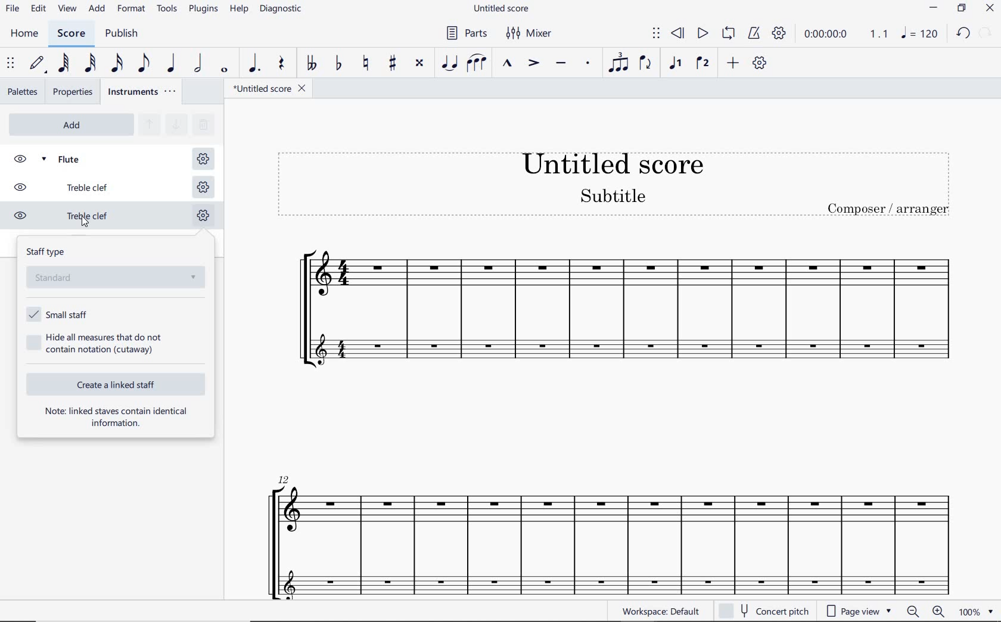 This screenshot has width=1001, height=622. Describe the element at coordinates (72, 92) in the screenshot. I see `properties` at that location.